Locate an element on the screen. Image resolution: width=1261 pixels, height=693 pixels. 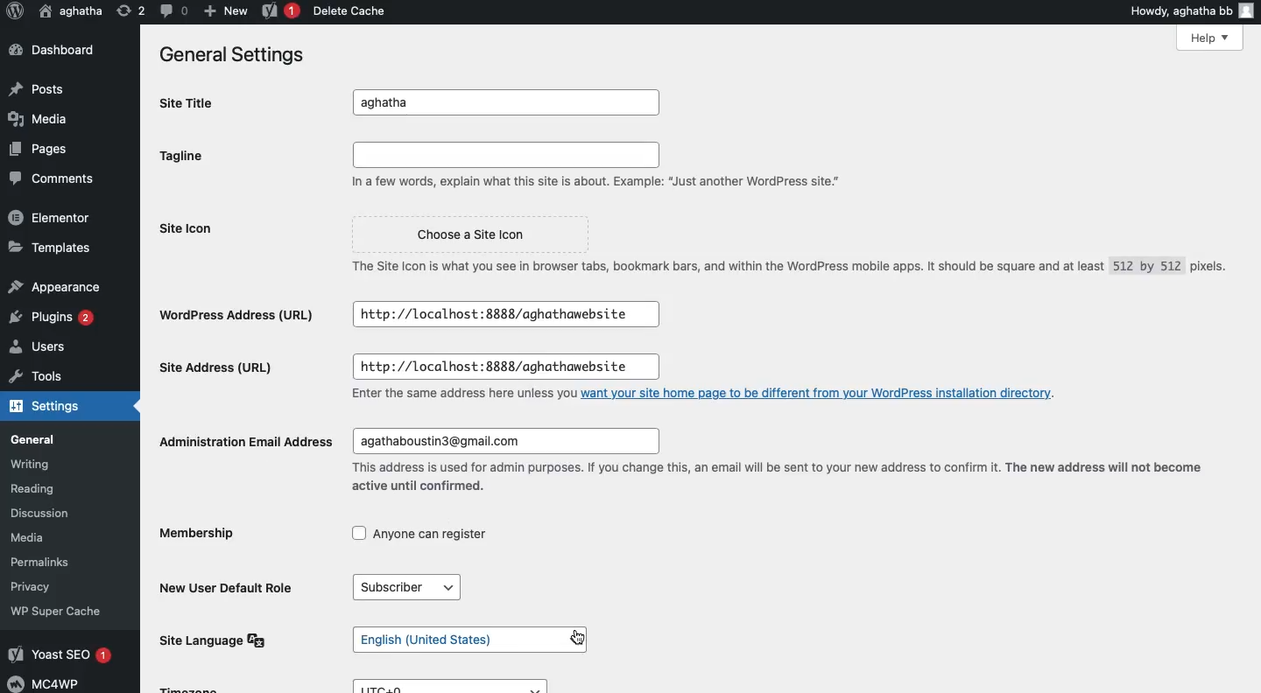
Settings is located at coordinates (43, 408).